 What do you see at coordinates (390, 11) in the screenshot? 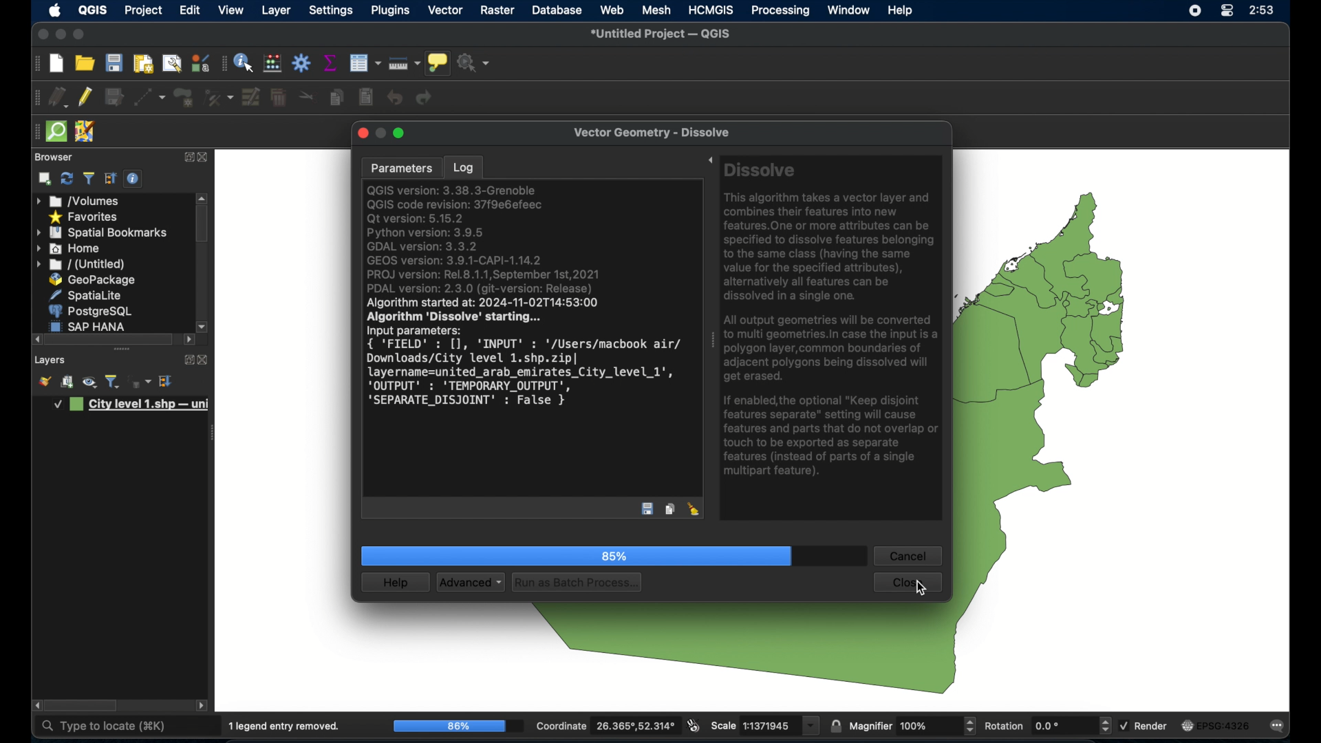
I see `plugins` at bounding box center [390, 11].